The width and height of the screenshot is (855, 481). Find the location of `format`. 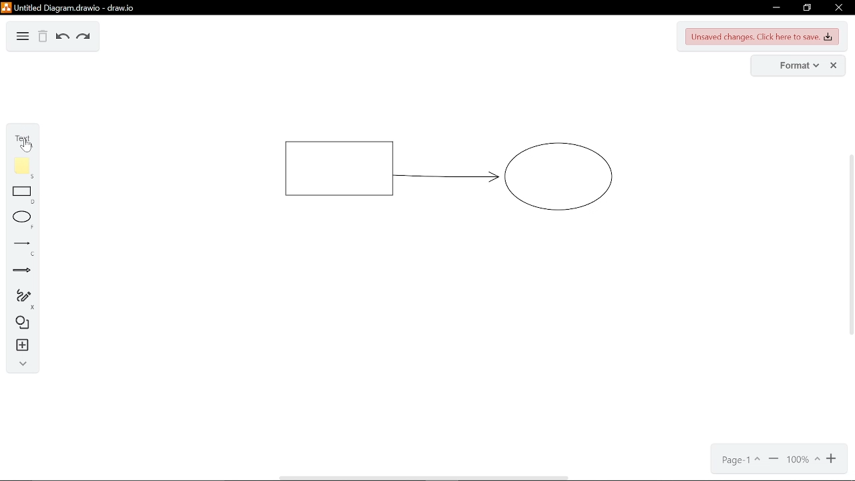

format is located at coordinates (788, 65).